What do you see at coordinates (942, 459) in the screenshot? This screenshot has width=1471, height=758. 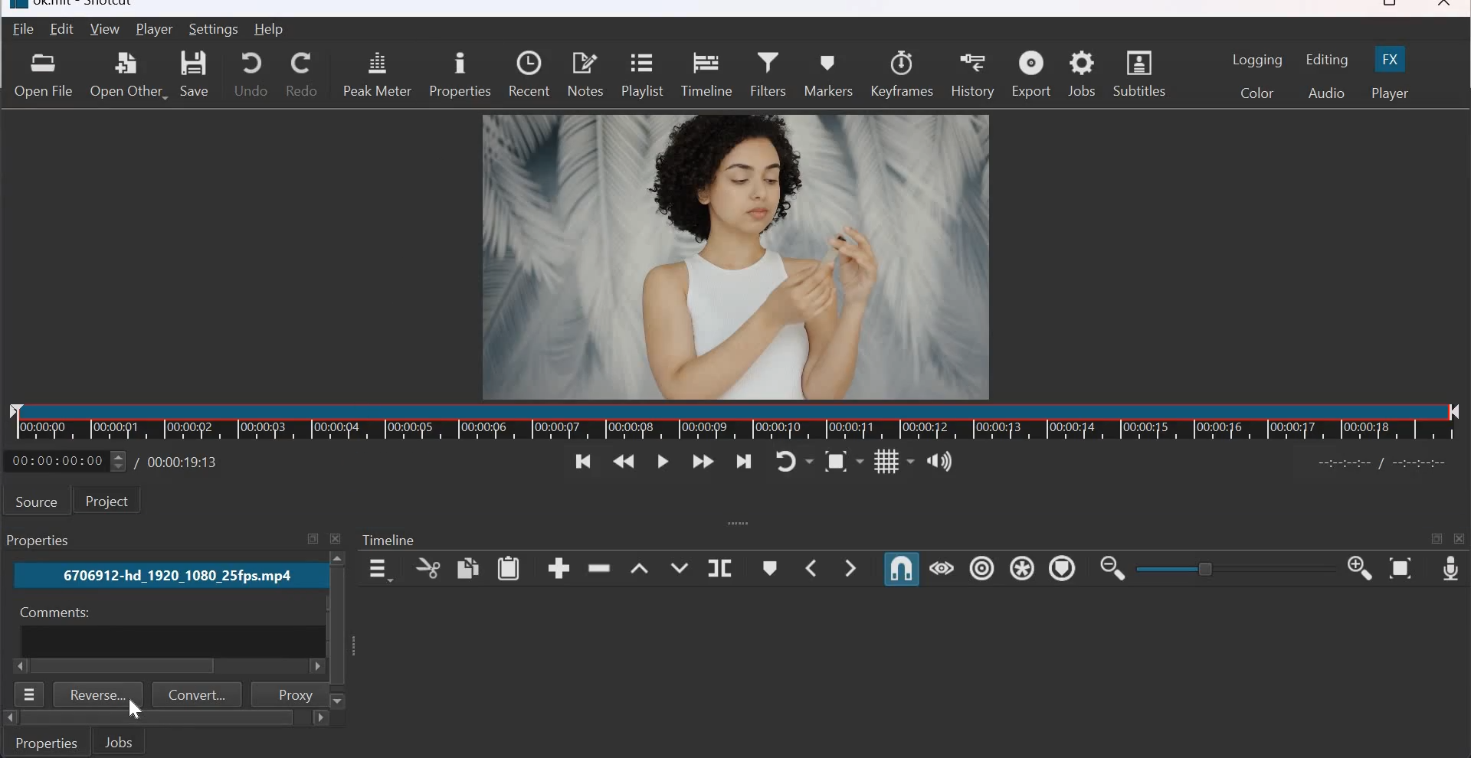 I see `Show the volume control` at bounding box center [942, 459].